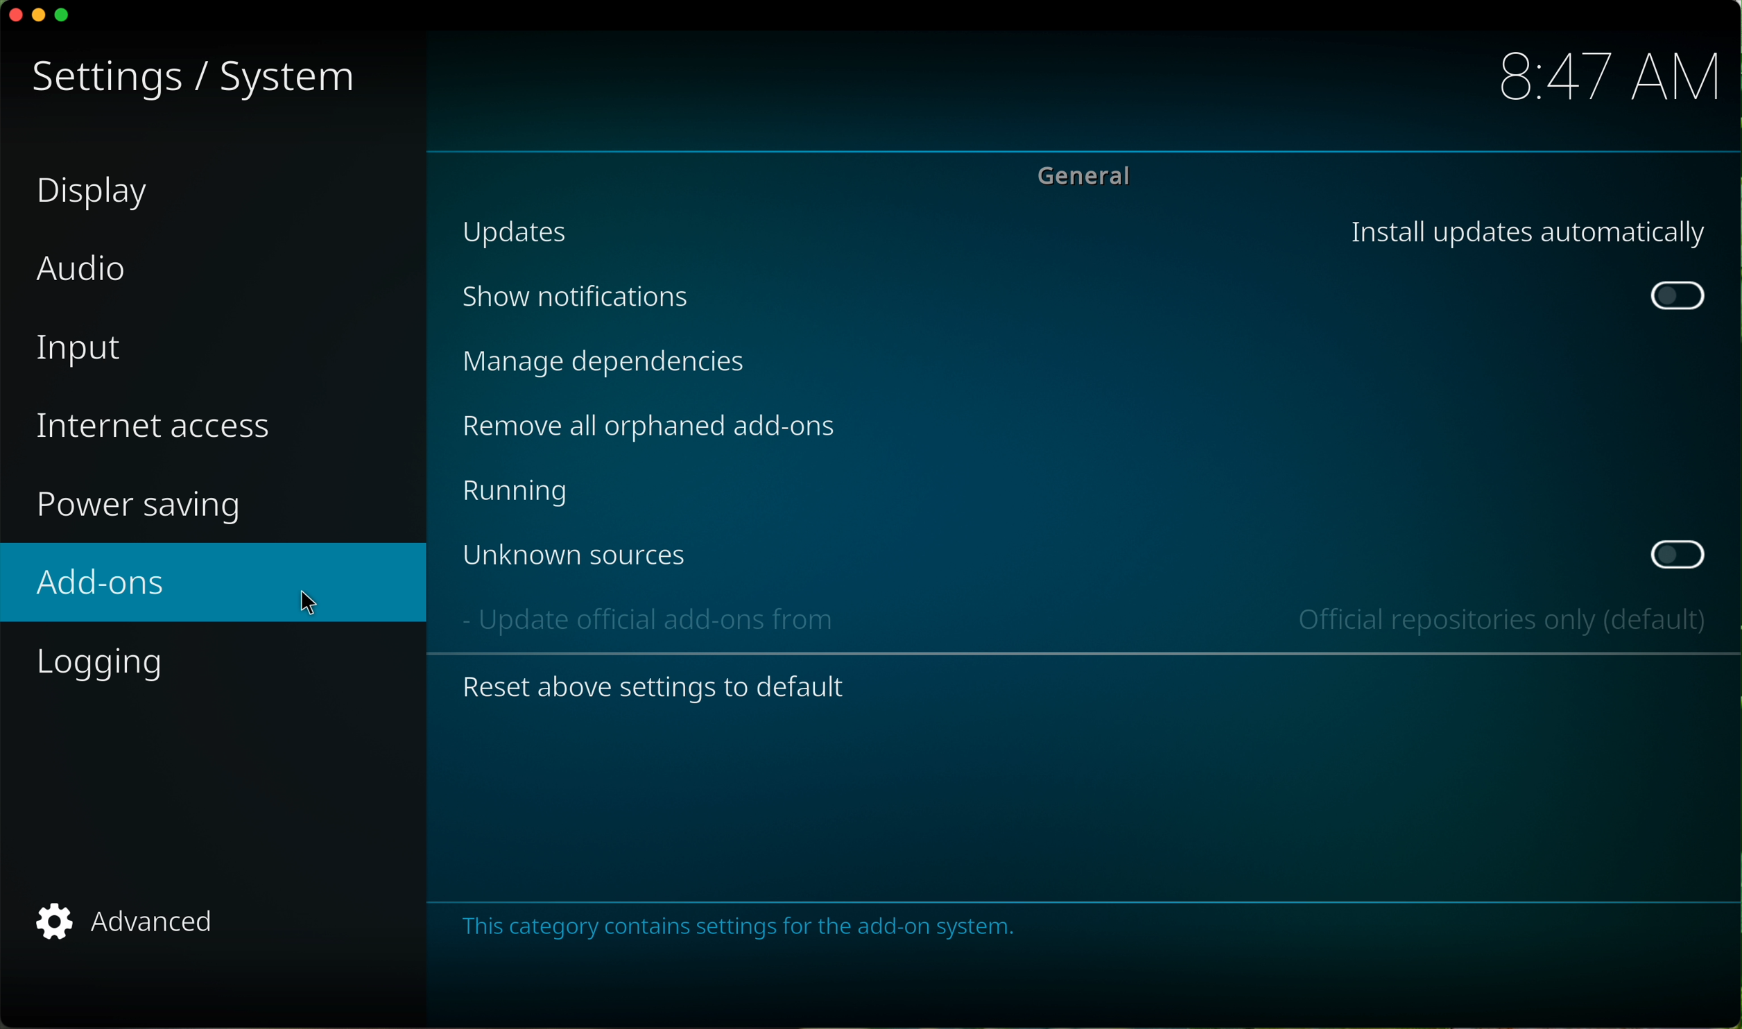 This screenshot has width=1742, height=1029. Describe the element at coordinates (137, 921) in the screenshot. I see `advanced` at that location.